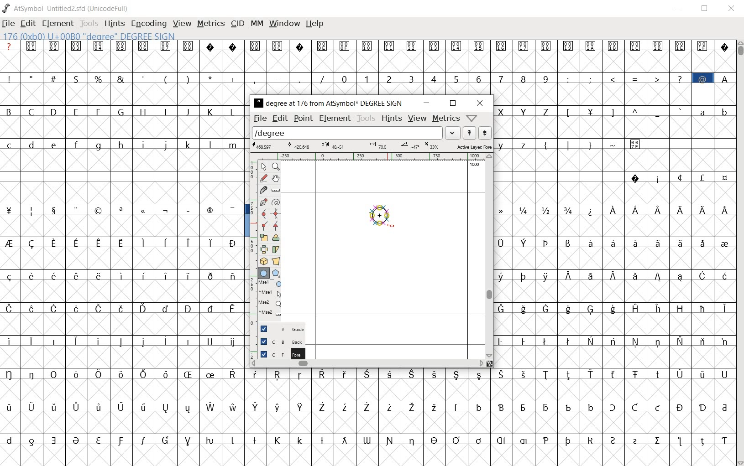 This screenshot has width=744, height=466. I want to click on special letters, so click(123, 406).